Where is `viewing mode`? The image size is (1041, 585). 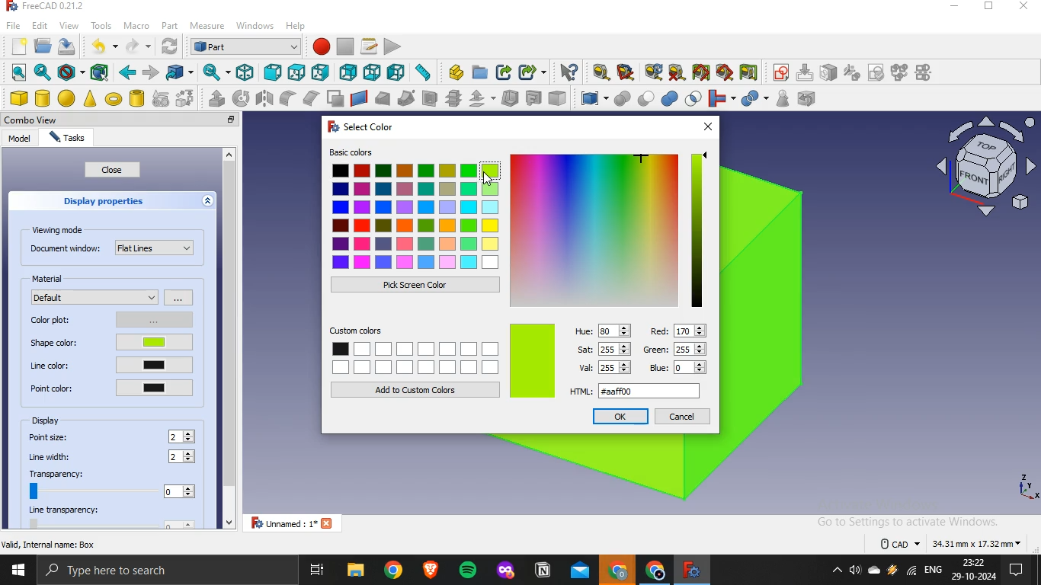
viewing mode is located at coordinates (60, 229).